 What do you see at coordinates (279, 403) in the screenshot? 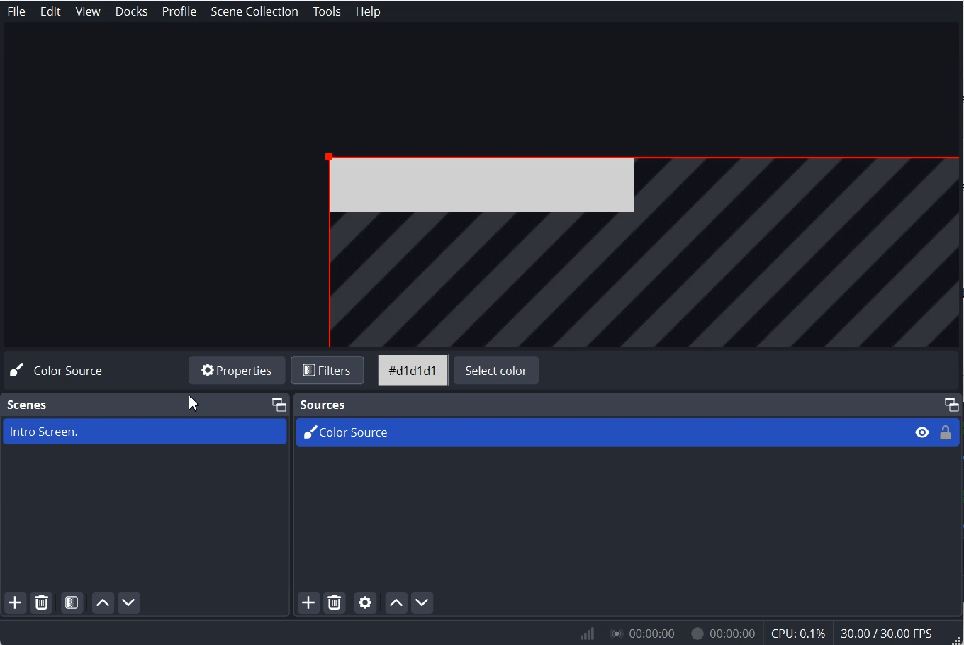
I see `Maximize` at bounding box center [279, 403].